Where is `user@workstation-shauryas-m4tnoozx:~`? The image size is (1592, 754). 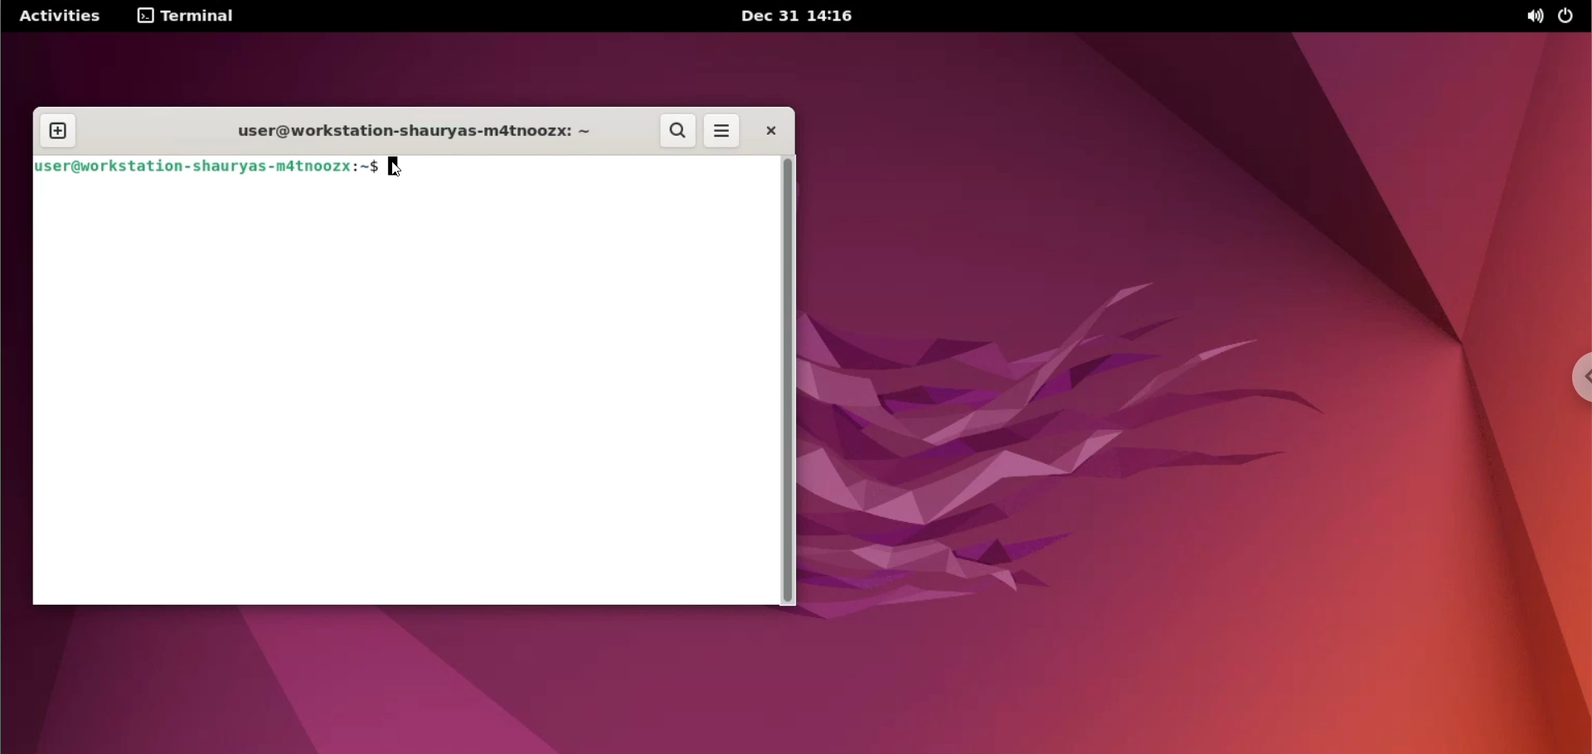
user@workstation-shauryas-m4tnoozx:~ is located at coordinates (407, 134).